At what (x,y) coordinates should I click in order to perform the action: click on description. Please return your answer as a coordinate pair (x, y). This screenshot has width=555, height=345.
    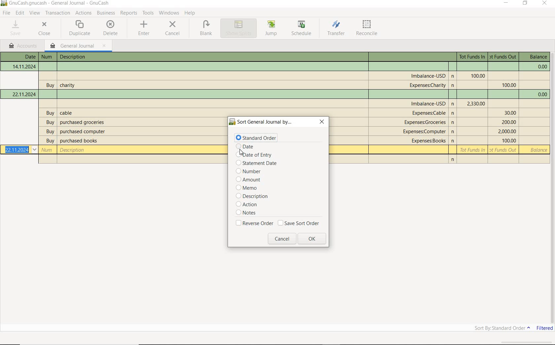
    Looking at the image, I should click on (85, 122).